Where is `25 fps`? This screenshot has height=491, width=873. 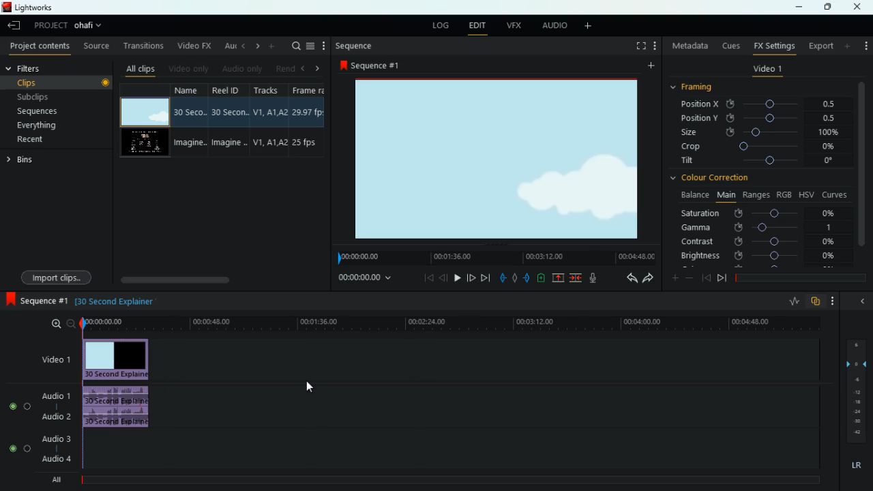 25 fps is located at coordinates (308, 142).